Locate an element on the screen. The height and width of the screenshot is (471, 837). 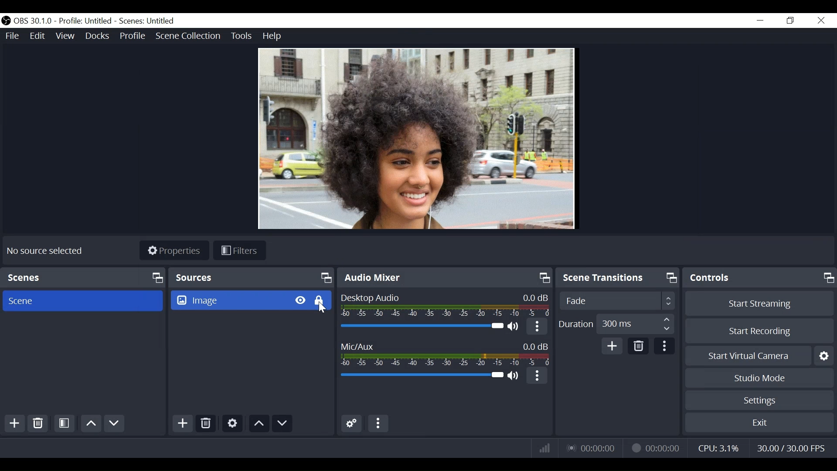
more Options is located at coordinates (535, 375).